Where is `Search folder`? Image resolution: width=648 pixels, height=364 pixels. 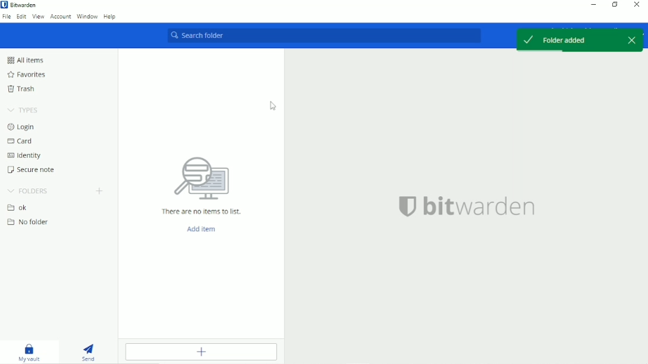 Search folder is located at coordinates (325, 36).